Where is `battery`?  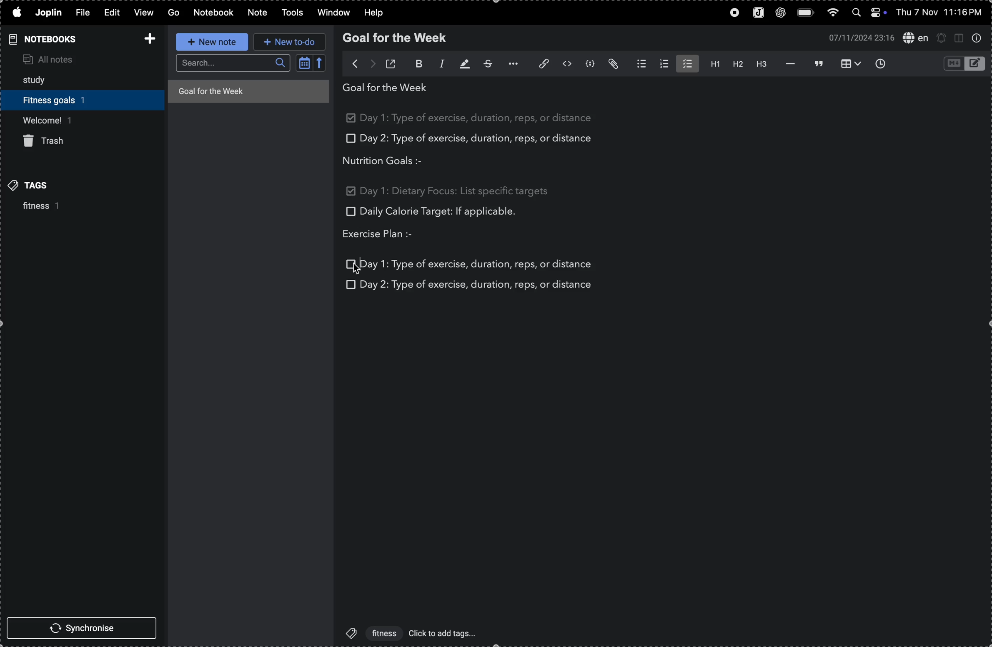 battery is located at coordinates (805, 12).